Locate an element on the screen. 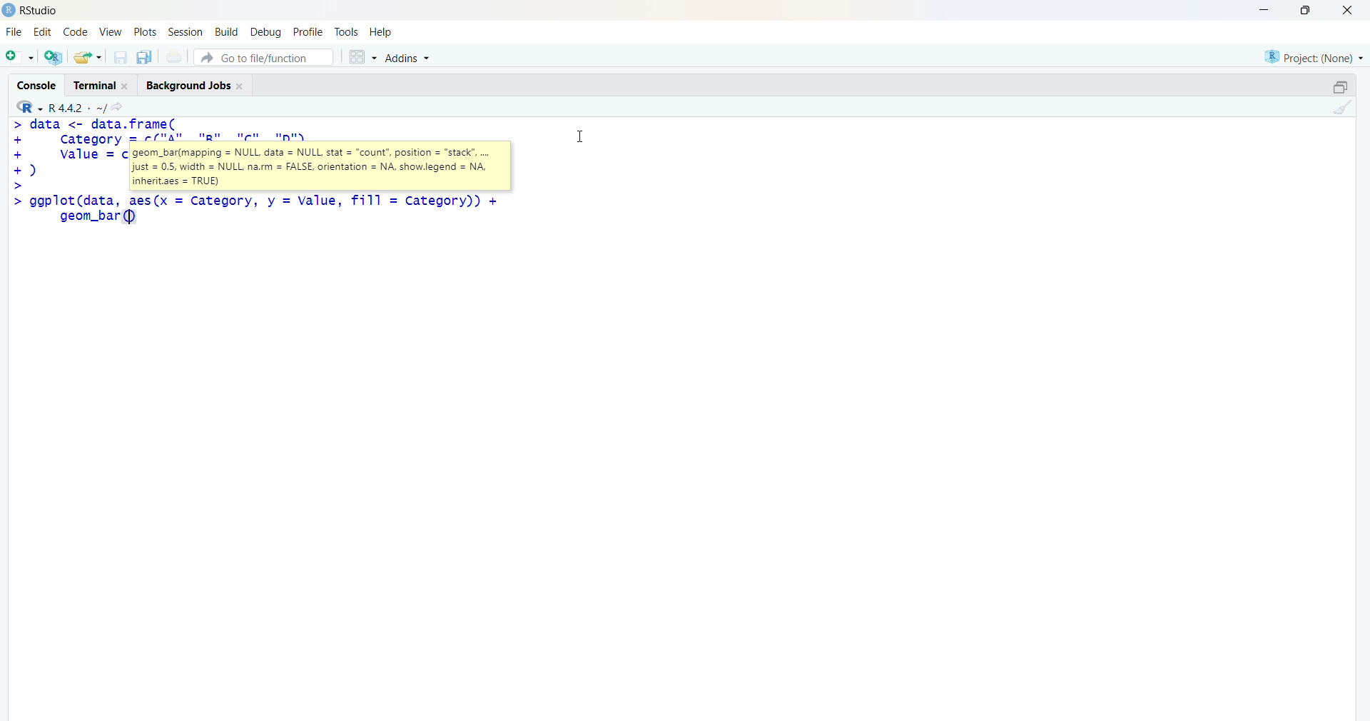 This screenshot has height=721, width=1370. help is located at coordinates (383, 32).